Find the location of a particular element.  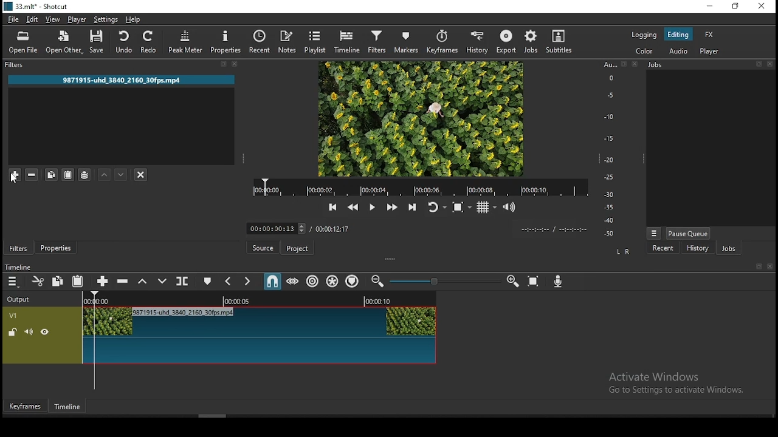

jobs is located at coordinates (531, 41).